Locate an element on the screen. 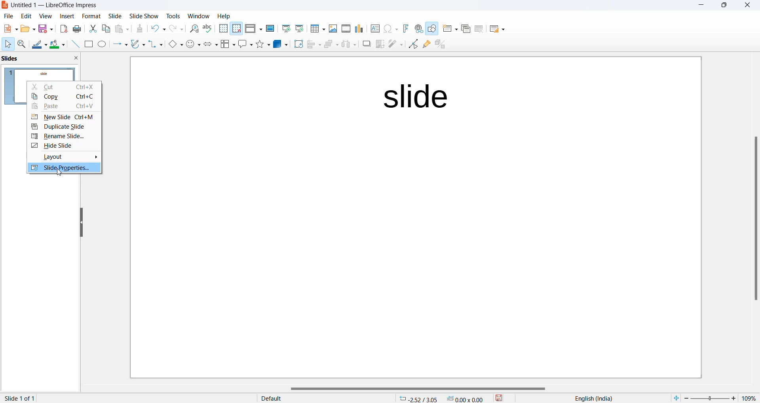  display grid is located at coordinates (223, 29).